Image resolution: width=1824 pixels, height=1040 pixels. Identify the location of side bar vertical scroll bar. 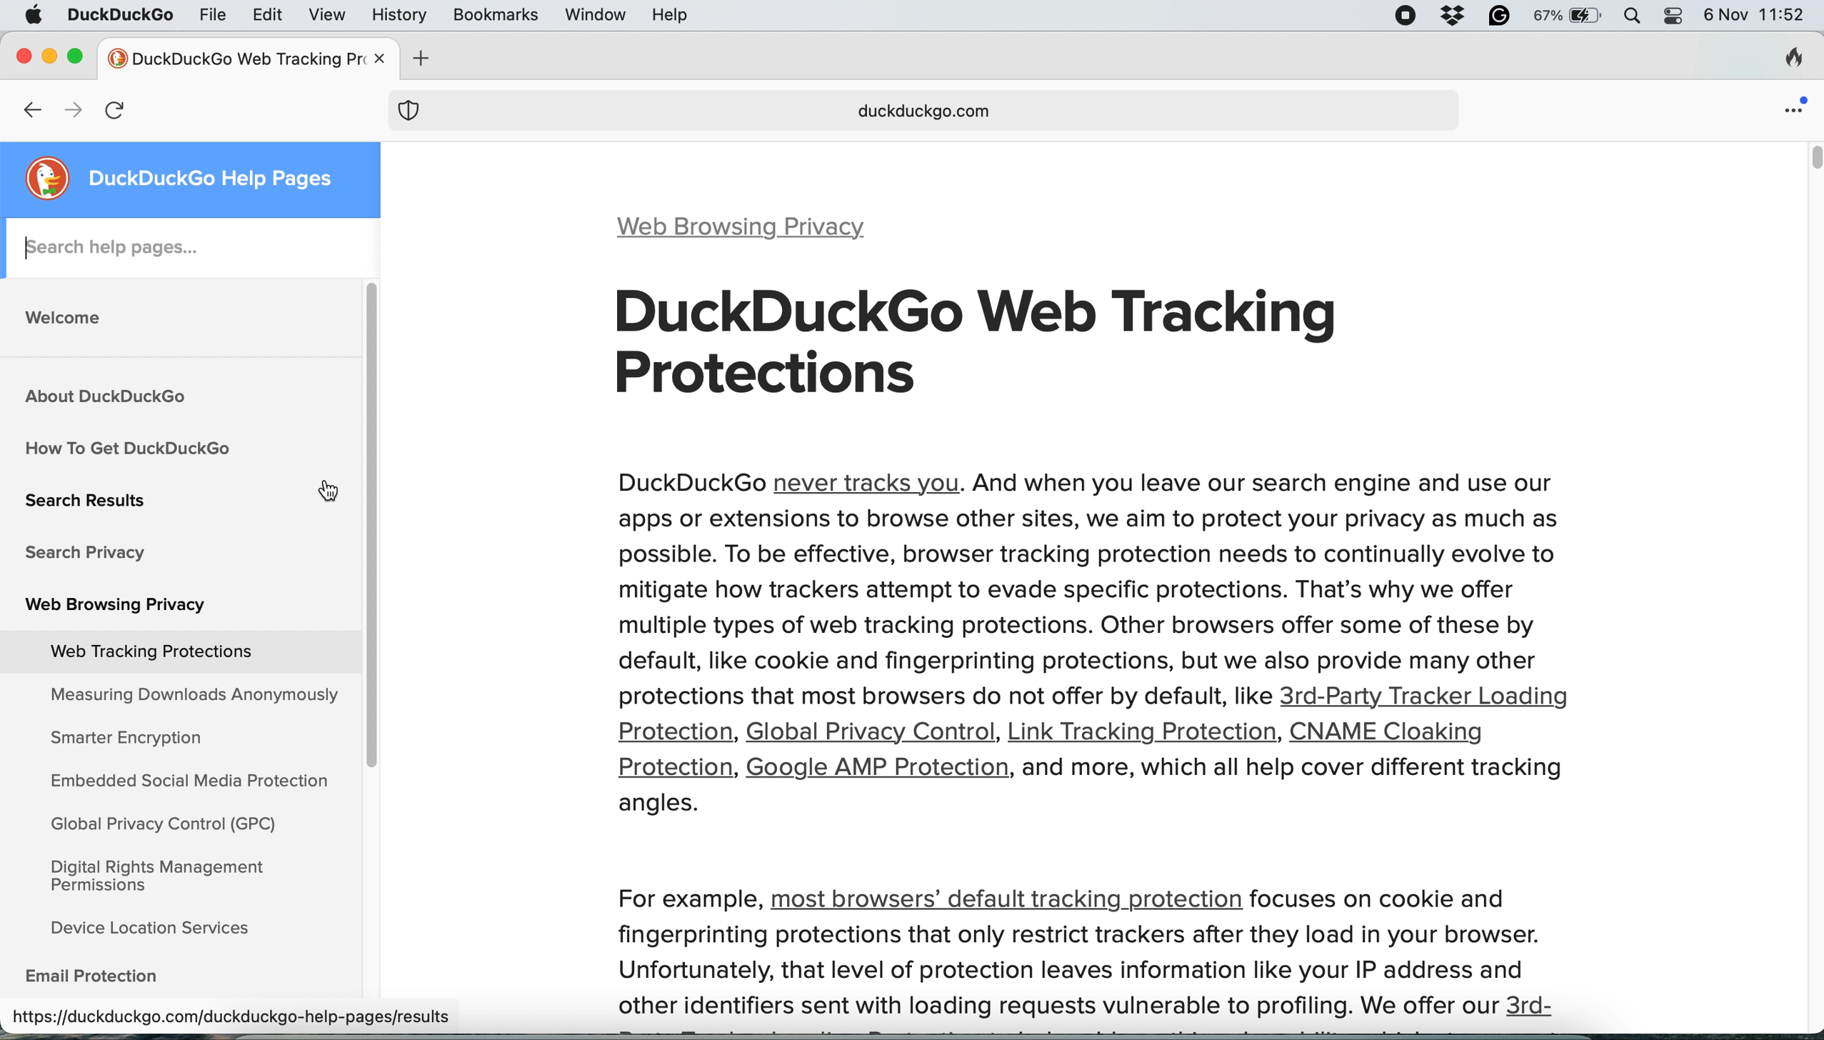
(372, 524).